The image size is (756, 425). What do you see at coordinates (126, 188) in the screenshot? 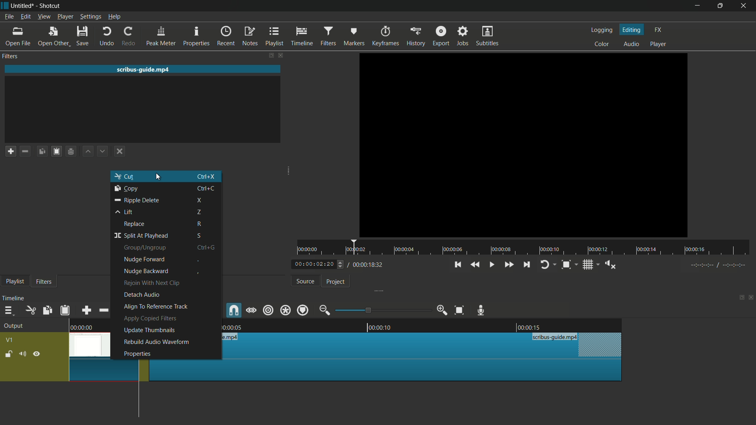
I see `copy` at bounding box center [126, 188].